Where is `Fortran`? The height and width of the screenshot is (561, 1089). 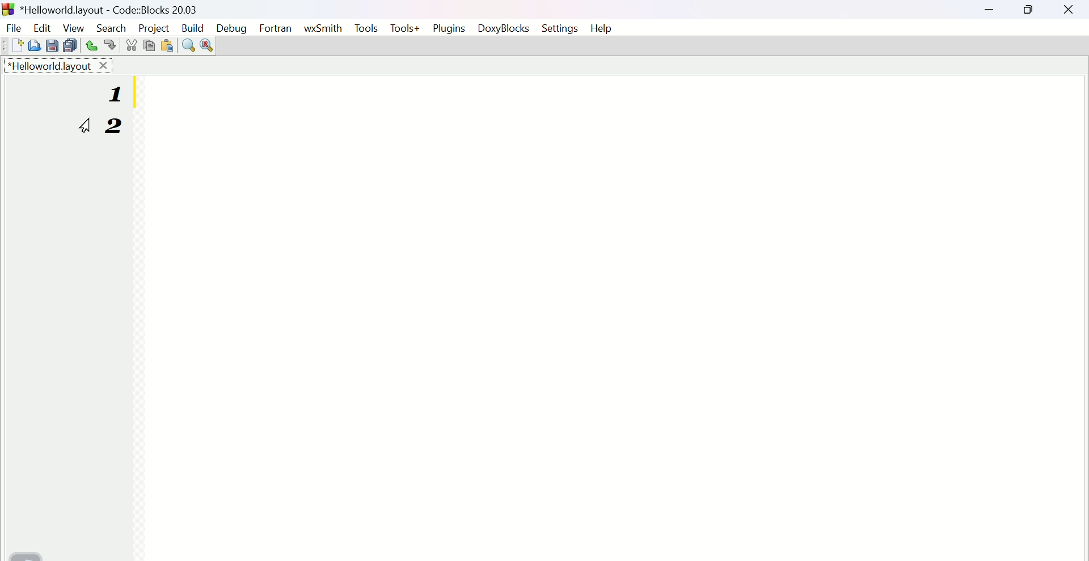
Fortran is located at coordinates (277, 29).